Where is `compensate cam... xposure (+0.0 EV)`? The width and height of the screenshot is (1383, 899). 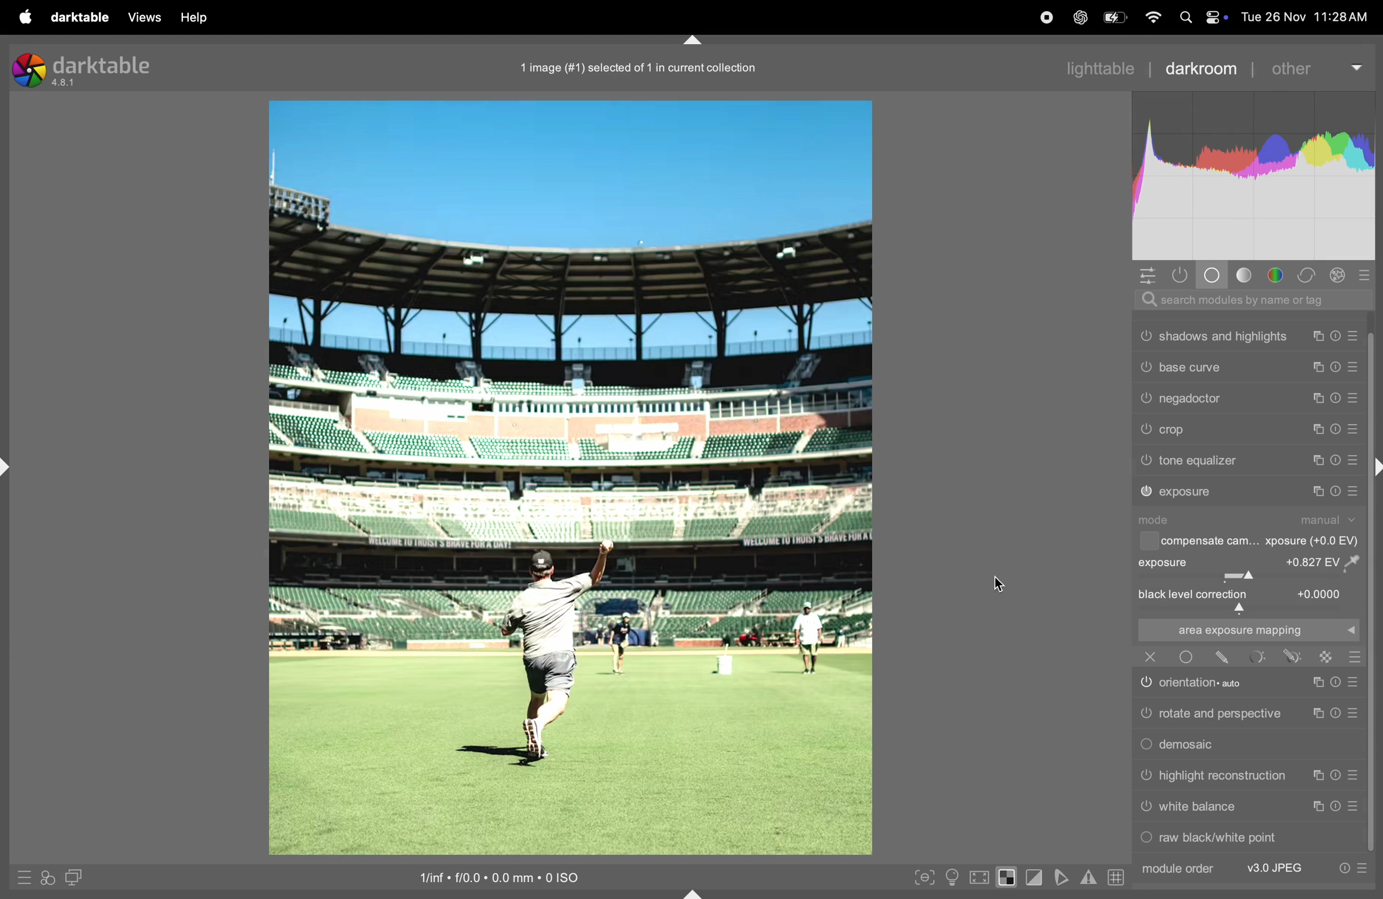 compensate cam... xposure (+0.0 EV) is located at coordinates (1262, 542).